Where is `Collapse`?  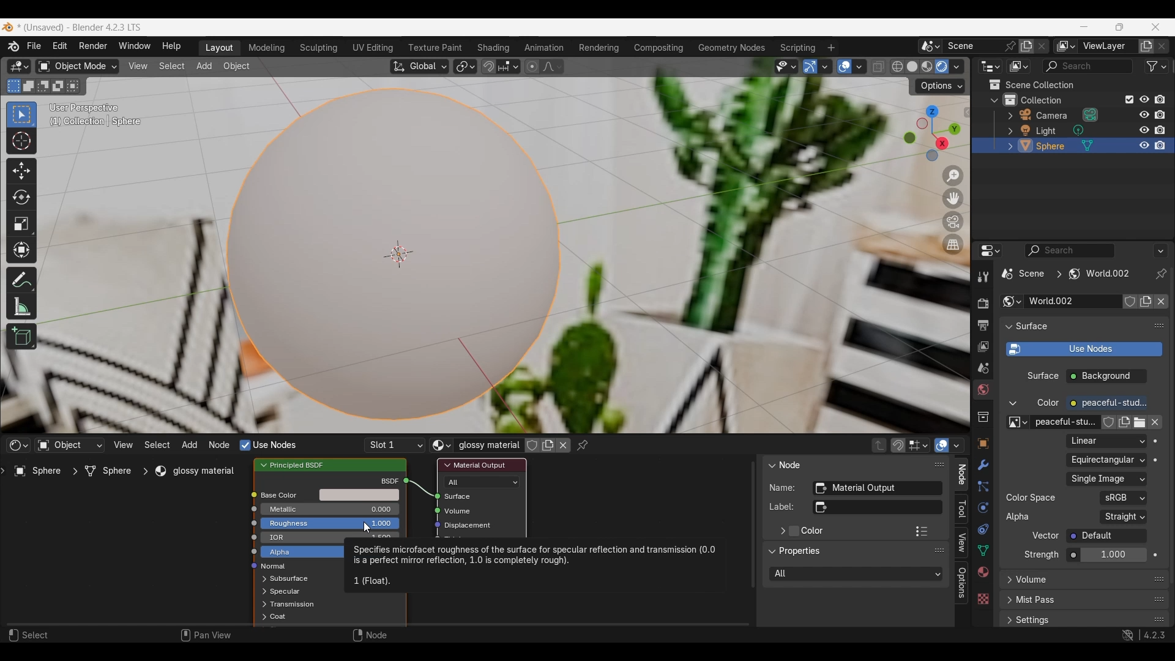
Collapse is located at coordinates (770, 465).